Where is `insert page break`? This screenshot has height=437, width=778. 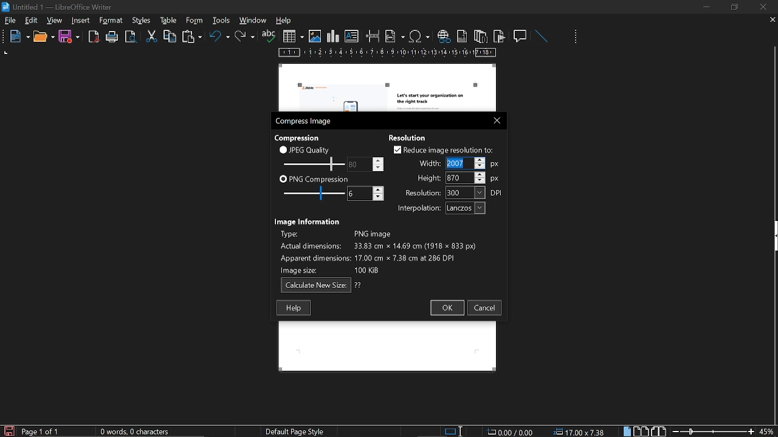 insert page break is located at coordinates (373, 36).